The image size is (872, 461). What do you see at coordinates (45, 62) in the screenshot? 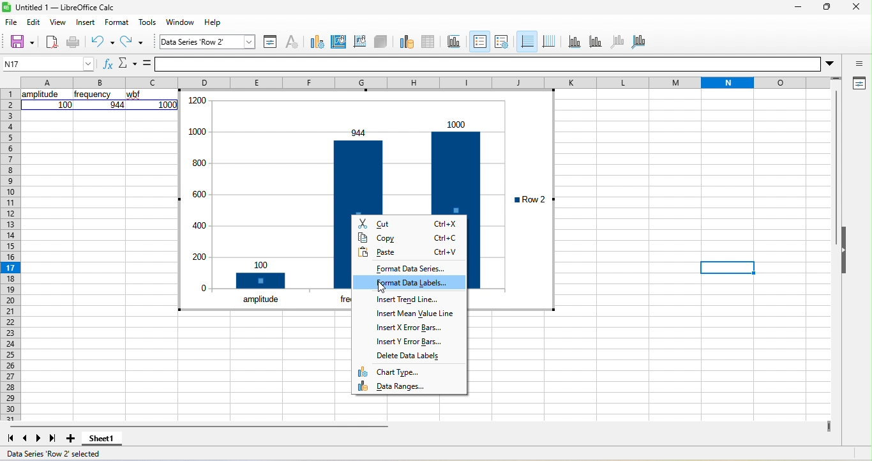
I see `N17` at bounding box center [45, 62].